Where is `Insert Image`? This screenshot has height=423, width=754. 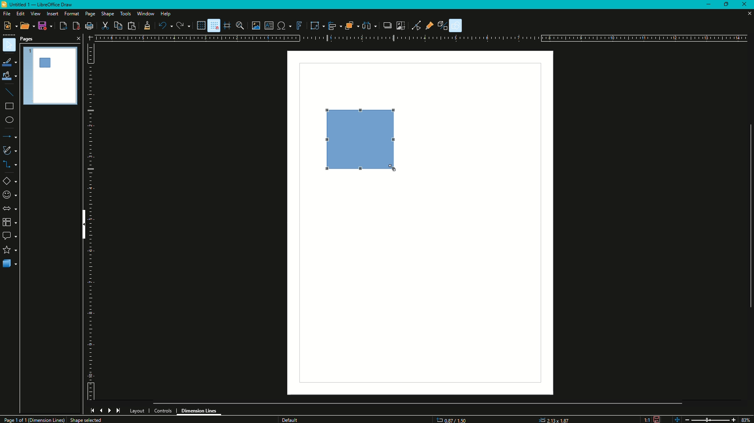 Insert Image is located at coordinates (256, 26).